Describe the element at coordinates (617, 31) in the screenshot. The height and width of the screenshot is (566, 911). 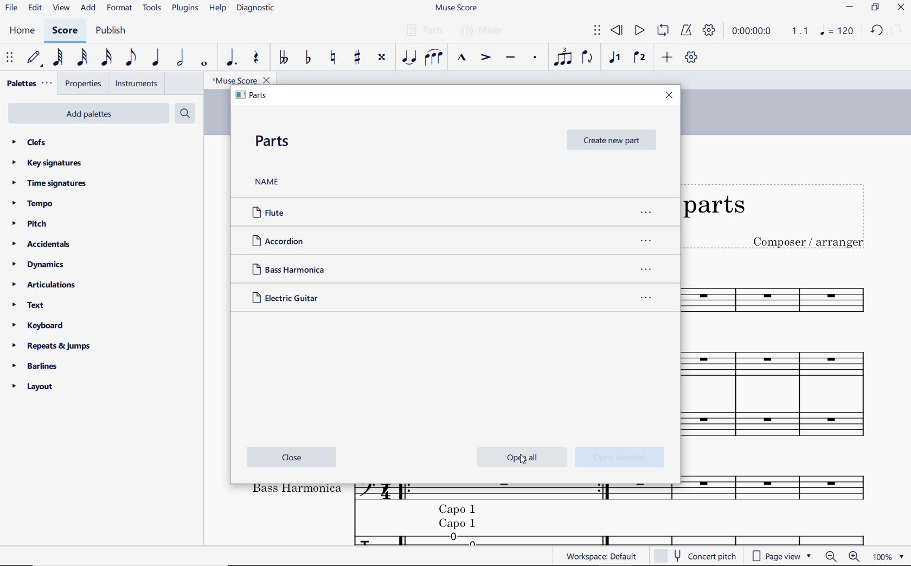
I see `rewind` at that location.